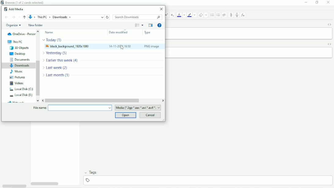  Describe the element at coordinates (55, 53) in the screenshot. I see `file modified Yesterday (5)` at that location.